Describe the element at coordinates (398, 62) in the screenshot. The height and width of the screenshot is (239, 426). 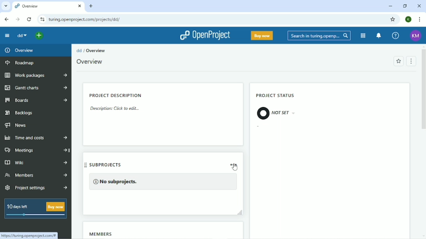
I see `Add to favorites` at that location.